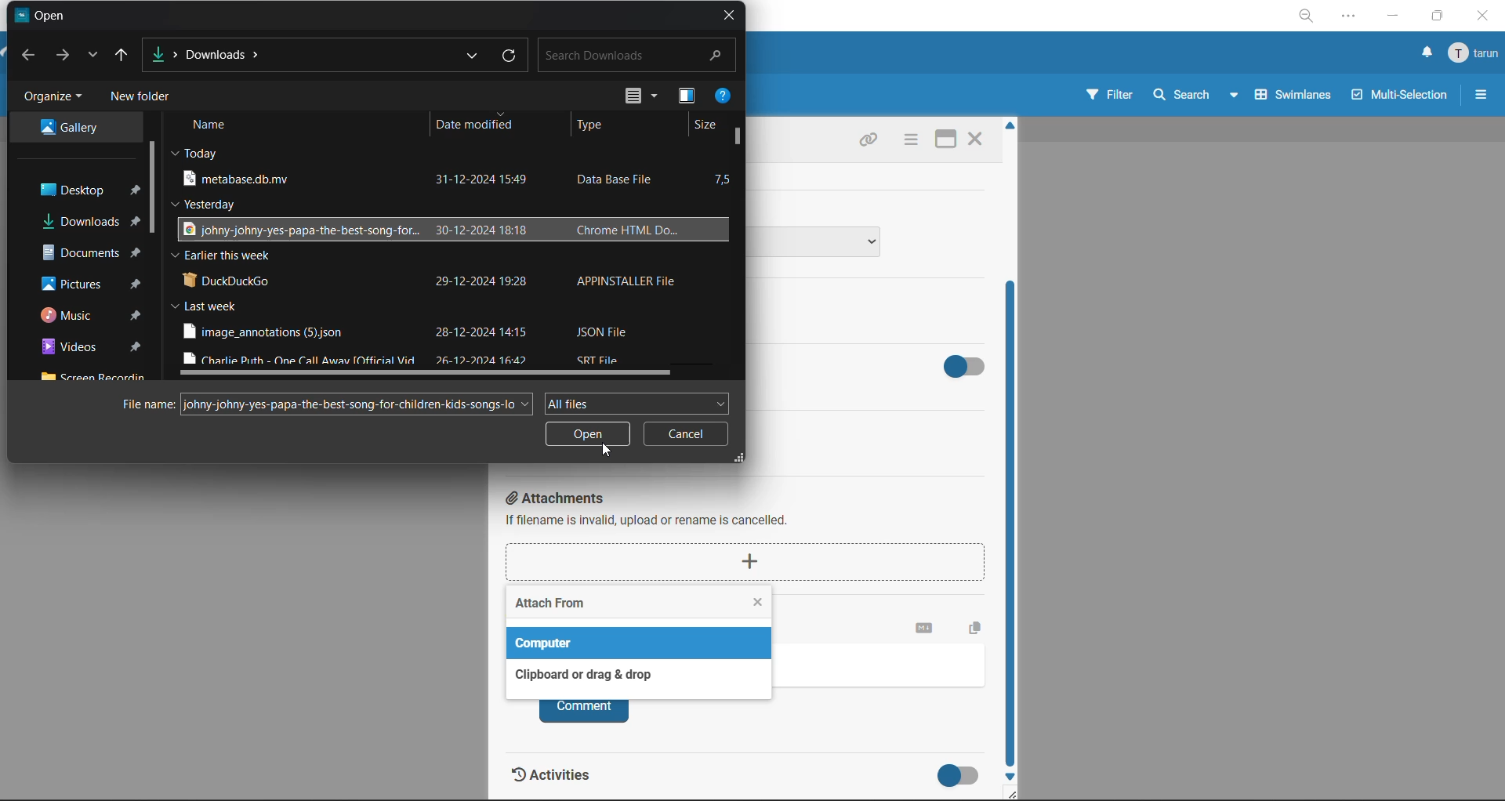 The height and width of the screenshot is (801, 1505). I want to click on menu, so click(1472, 56).